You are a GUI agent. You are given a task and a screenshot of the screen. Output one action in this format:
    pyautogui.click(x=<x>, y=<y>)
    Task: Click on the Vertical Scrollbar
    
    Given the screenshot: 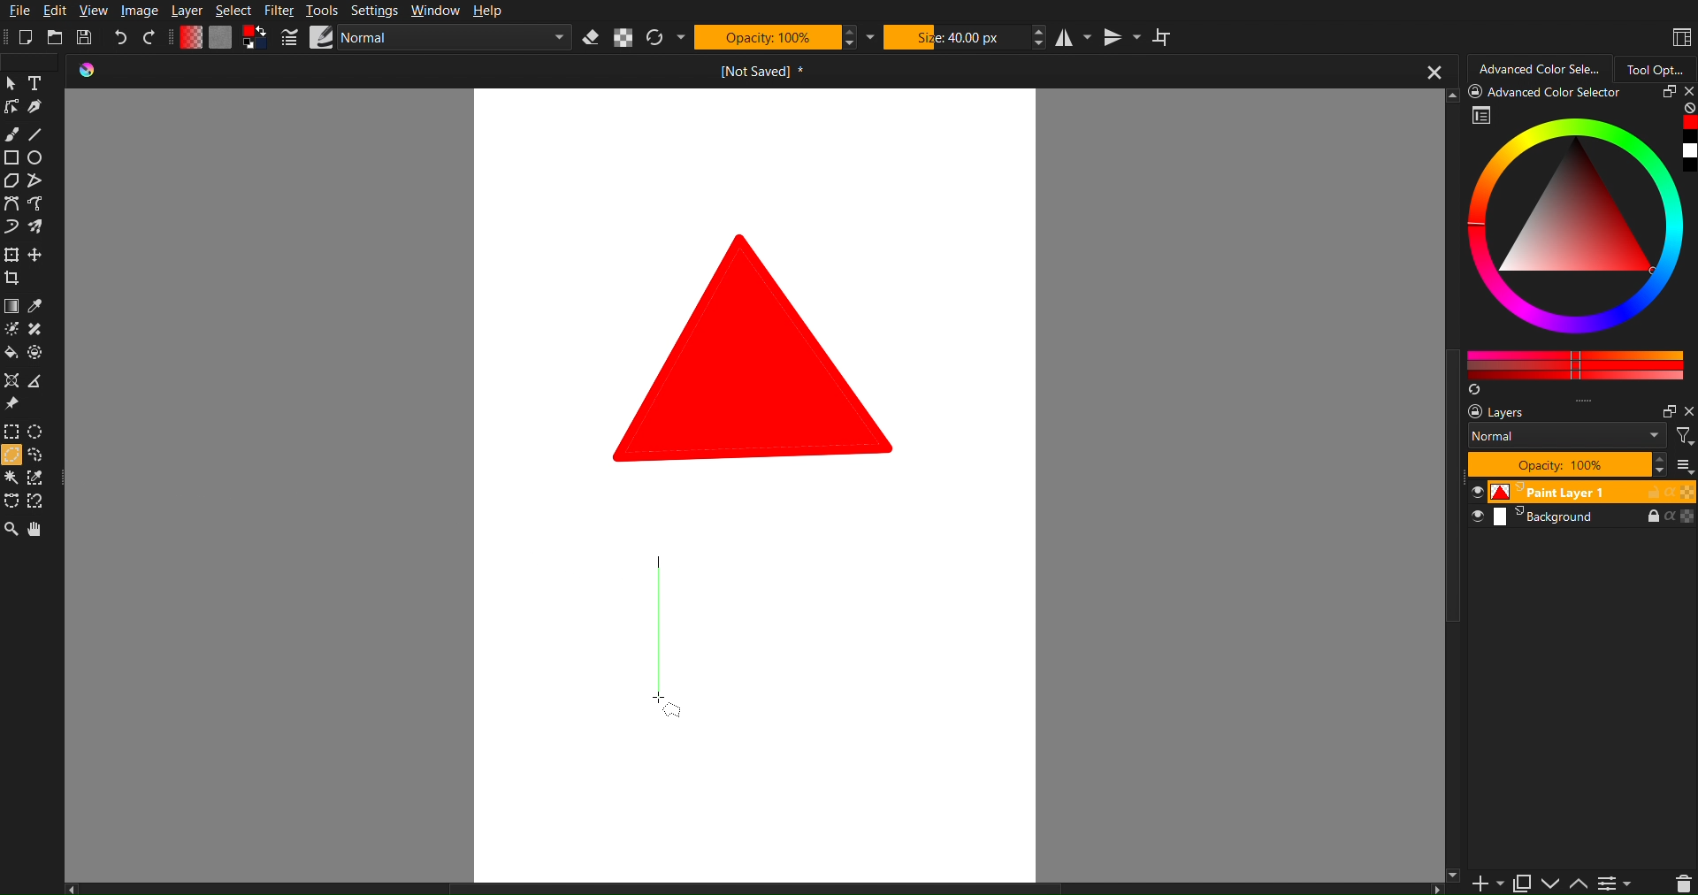 What is the action you would take?
    pyautogui.click(x=1454, y=692)
    